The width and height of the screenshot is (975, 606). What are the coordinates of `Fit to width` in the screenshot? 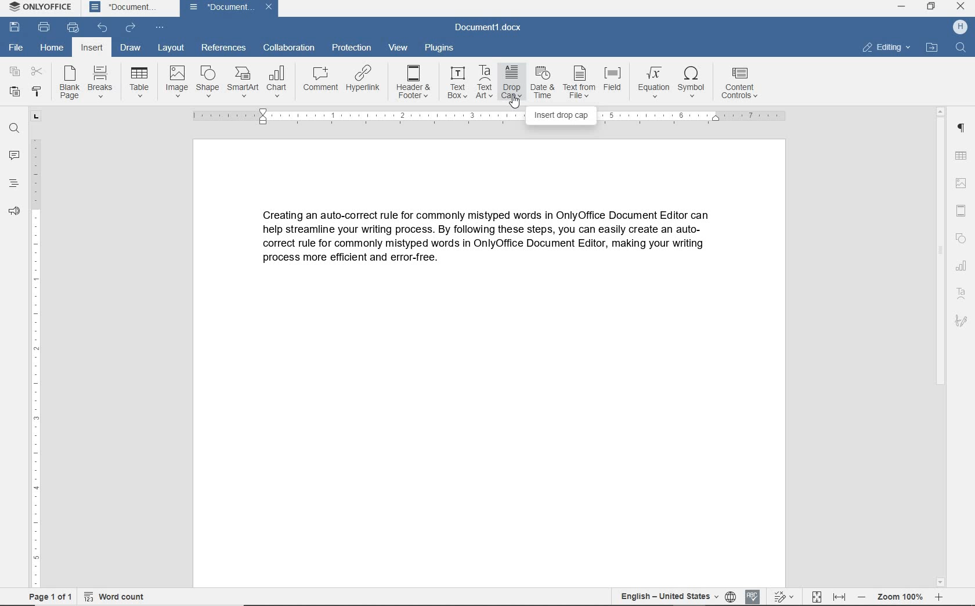 It's located at (838, 596).